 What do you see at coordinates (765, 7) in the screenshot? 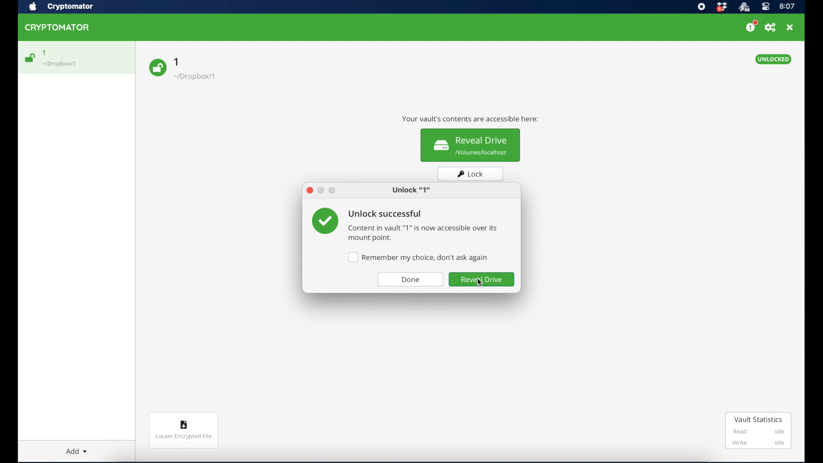
I see `control center` at bounding box center [765, 7].